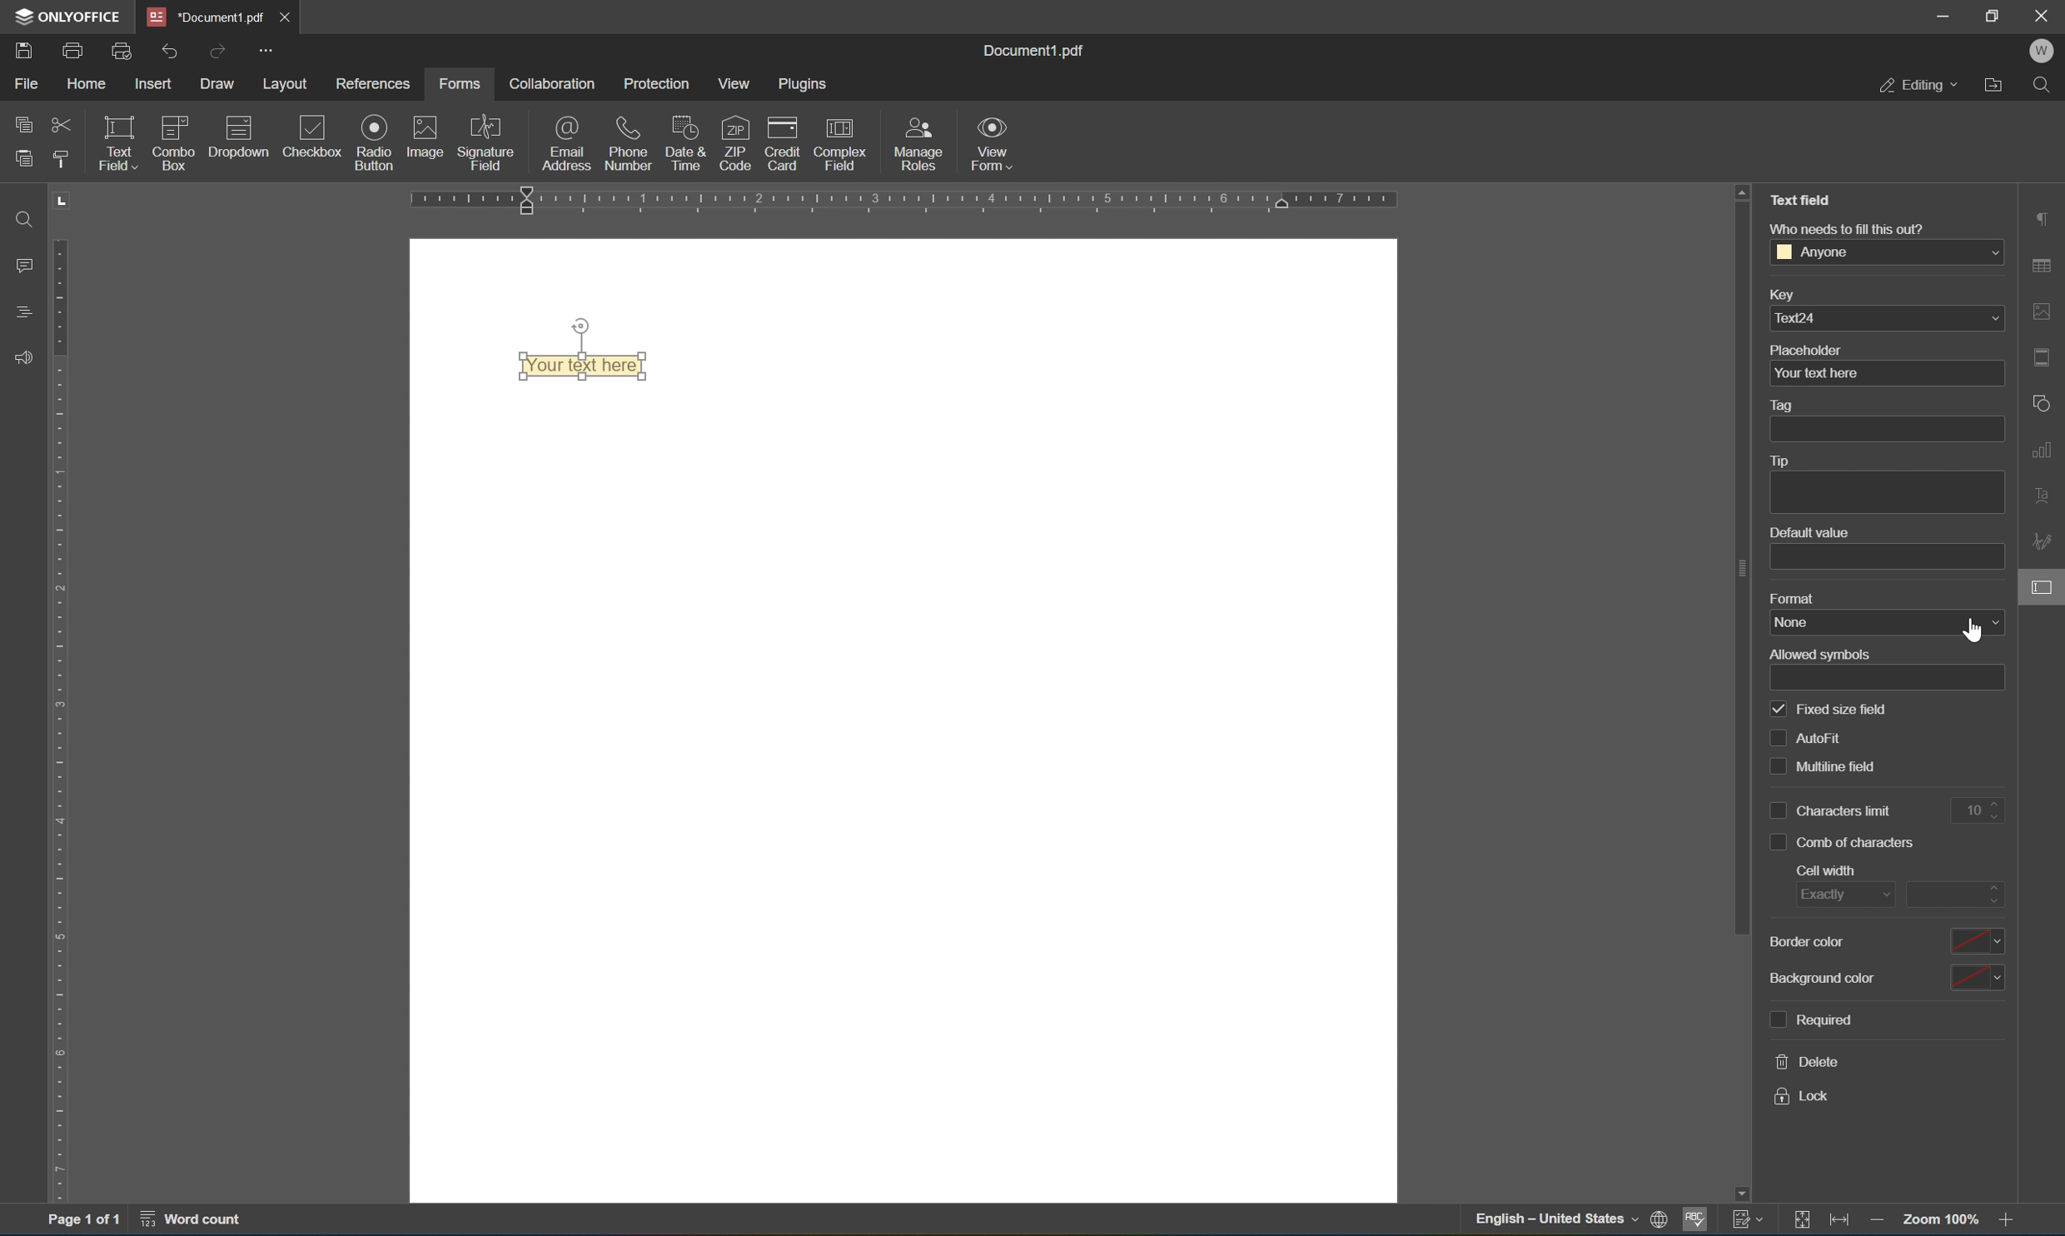  What do you see at coordinates (487, 142) in the screenshot?
I see `signature field` at bounding box center [487, 142].